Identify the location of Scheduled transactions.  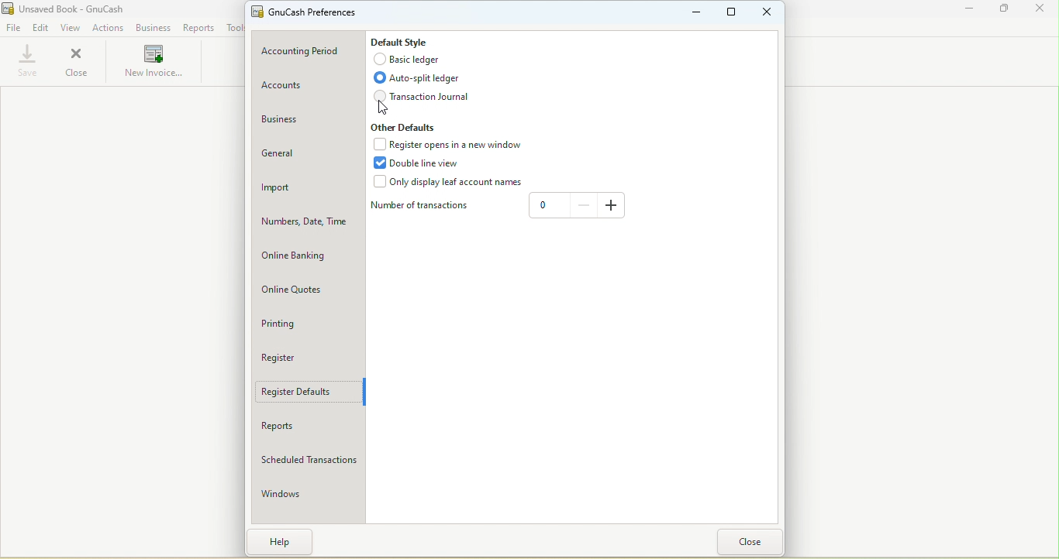
(307, 463).